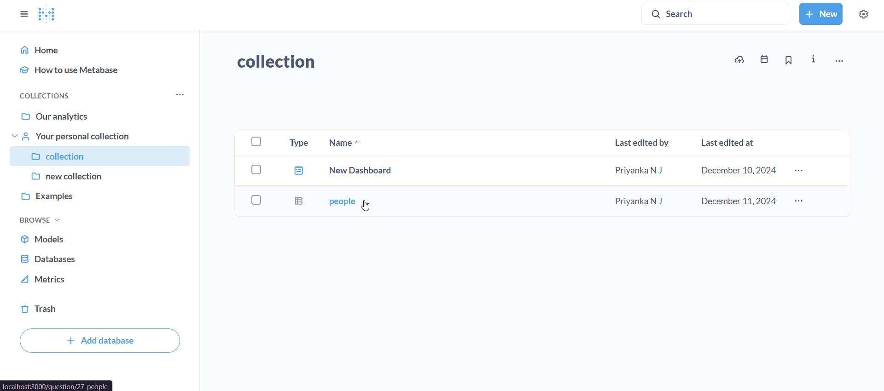 This screenshot has width=884, height=391. Describe the element at coordinates (637, 201) in the screenshot. I see `Priyanka N J` at that location.